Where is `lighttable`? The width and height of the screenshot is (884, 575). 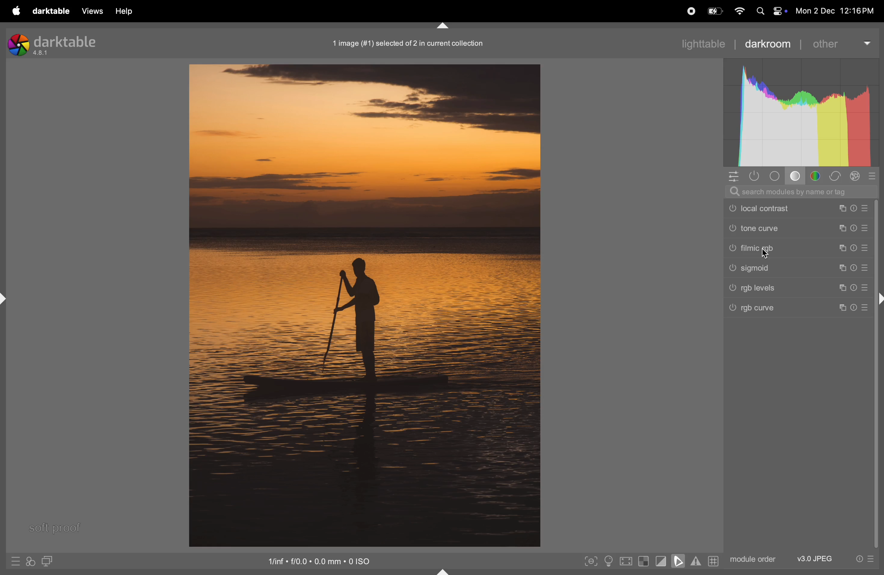
lighttable is located at coordinates (702, 43).